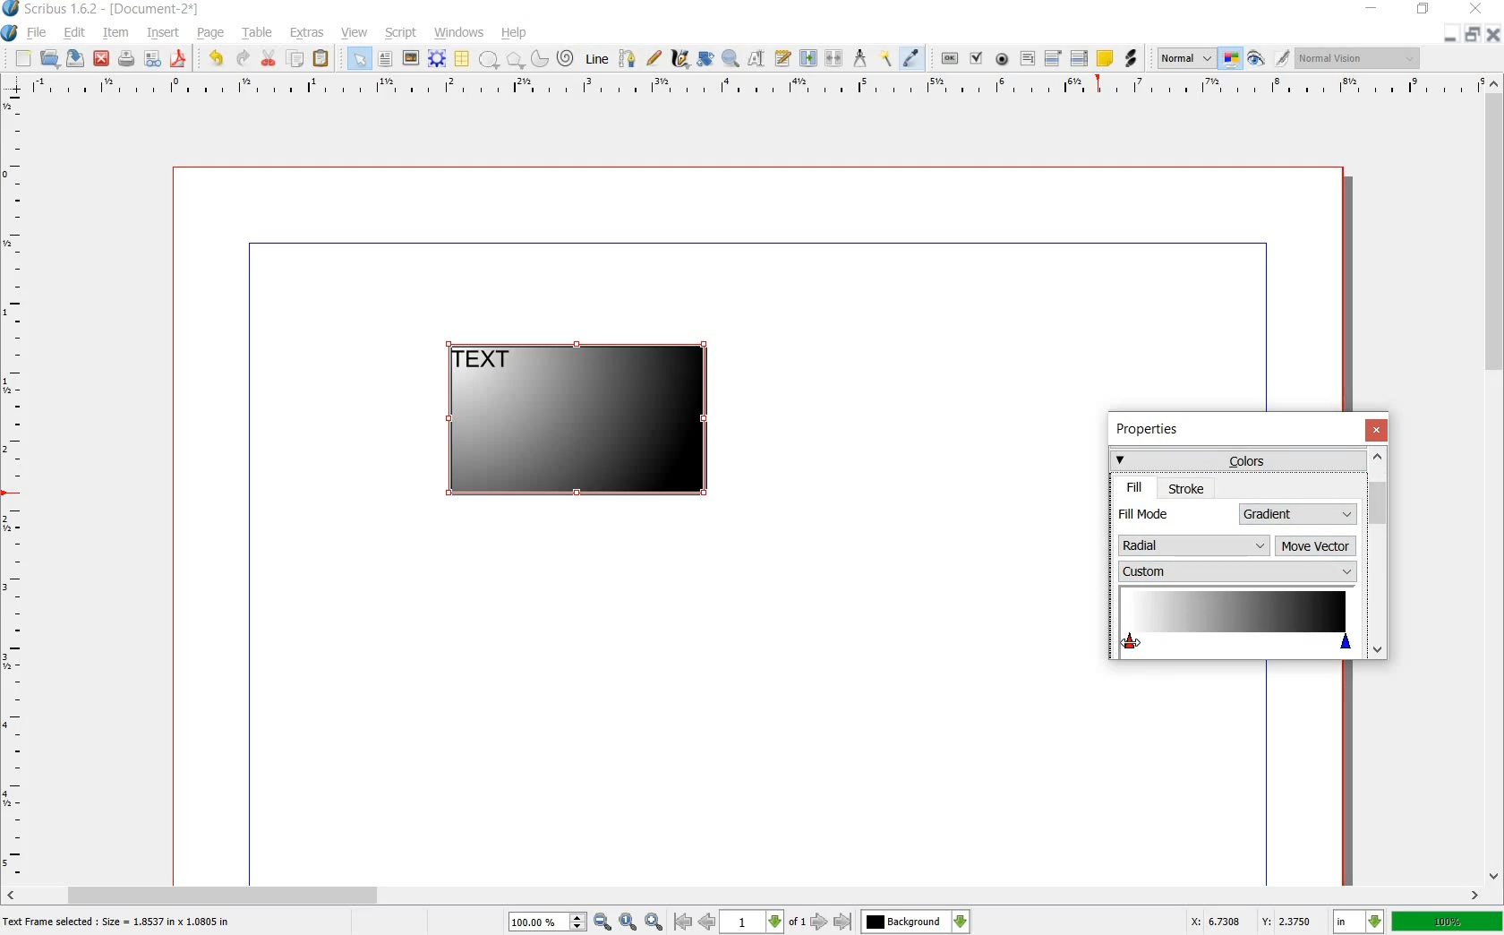  What do you see at coordinates (706, 59) in the screenshot?
I see `rotate item` at bounding box center [706, 59].